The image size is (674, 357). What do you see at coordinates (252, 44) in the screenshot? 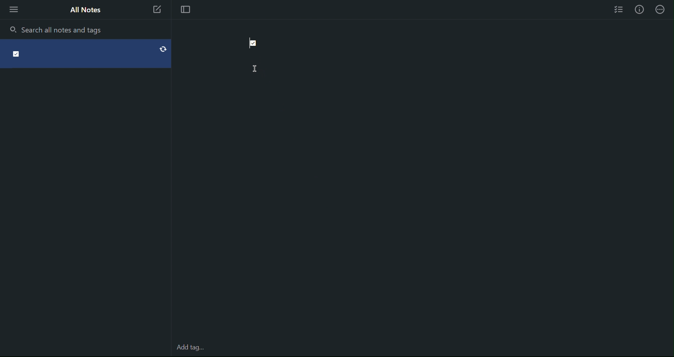
I see `Checkpoint (Checked)` at bounding box center [252, 44].